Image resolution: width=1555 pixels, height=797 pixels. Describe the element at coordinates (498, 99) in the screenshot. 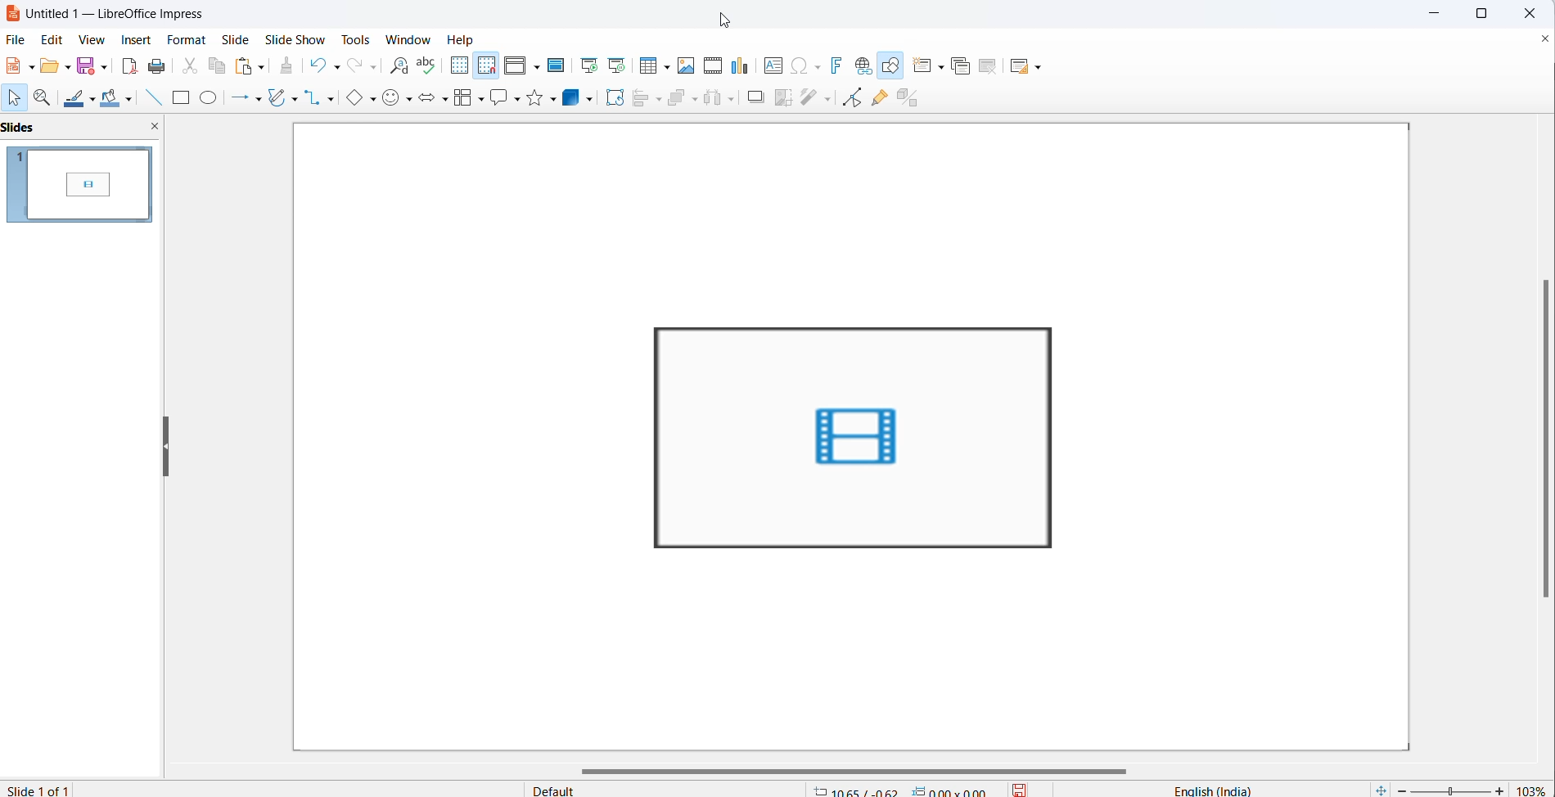

I see `callout shapes` at that location.